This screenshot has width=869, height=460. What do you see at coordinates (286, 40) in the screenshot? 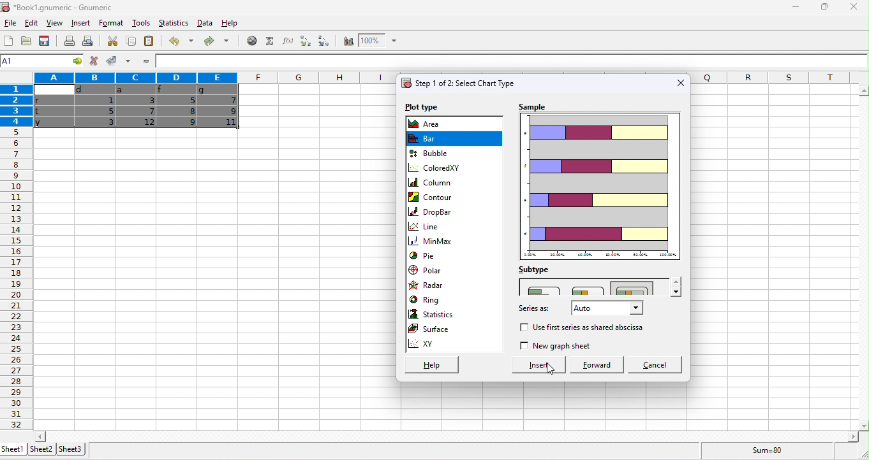
I see `function wizard` at bounding box center [286, 40].